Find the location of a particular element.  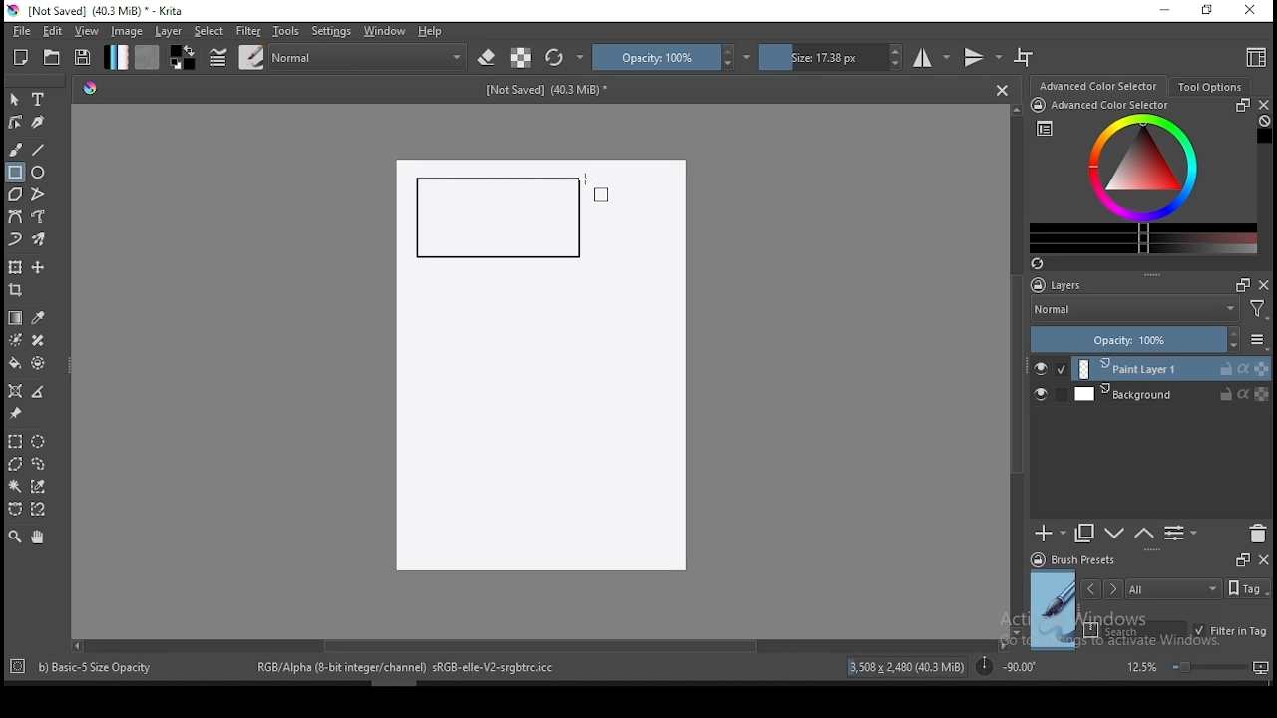

move layer one step down is located at coordinates (1144, 534).